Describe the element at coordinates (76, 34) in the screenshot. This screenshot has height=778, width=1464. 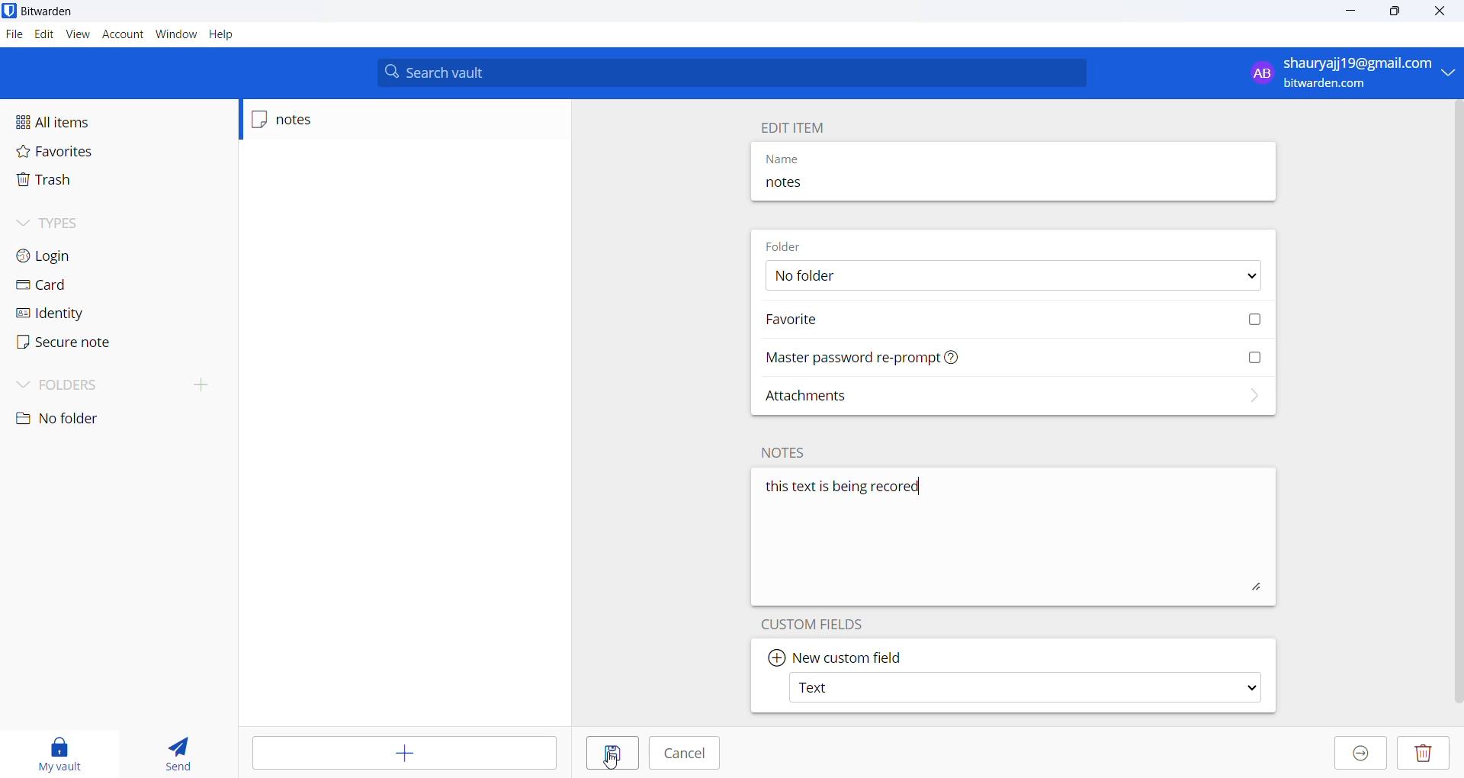
I see `view` at that location.